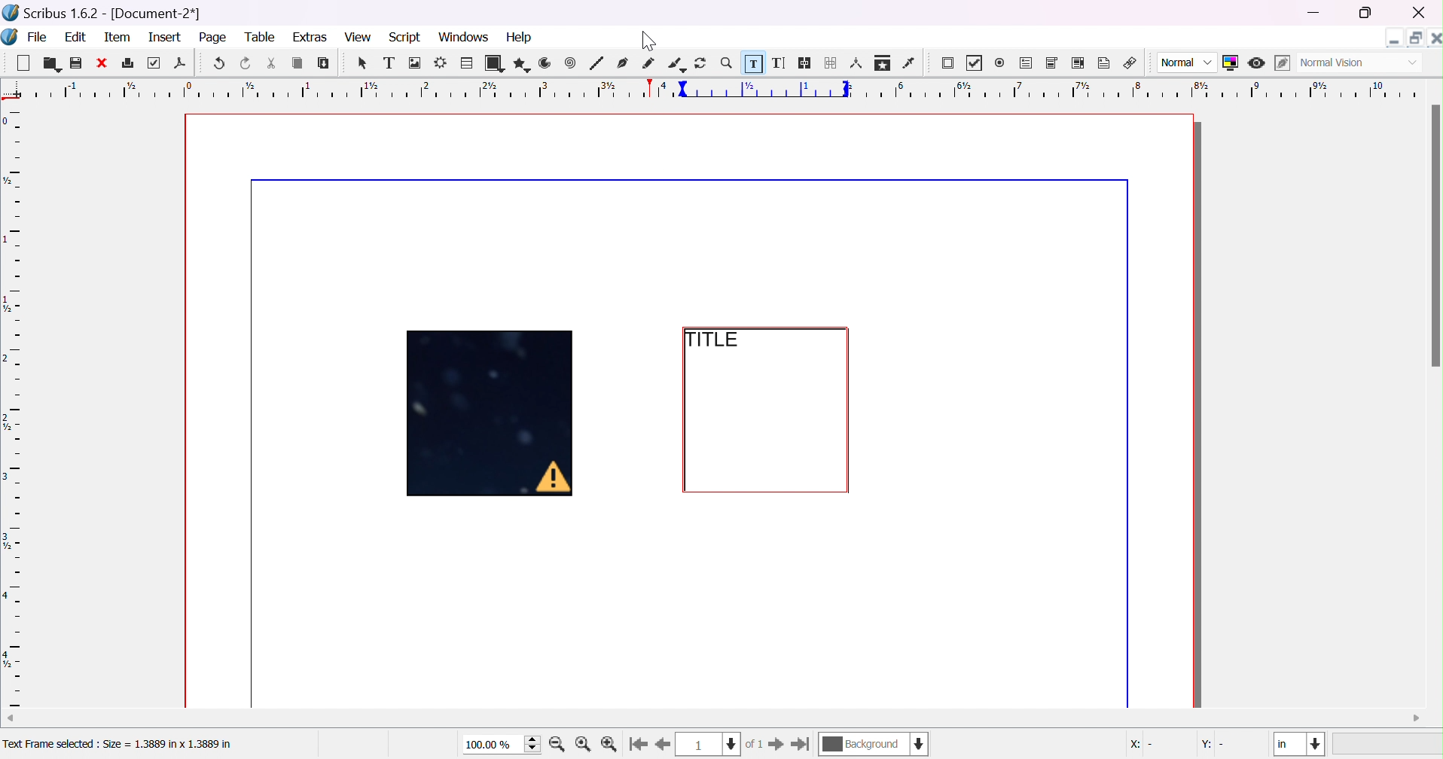  I want to click on cut, so click(270, 63).